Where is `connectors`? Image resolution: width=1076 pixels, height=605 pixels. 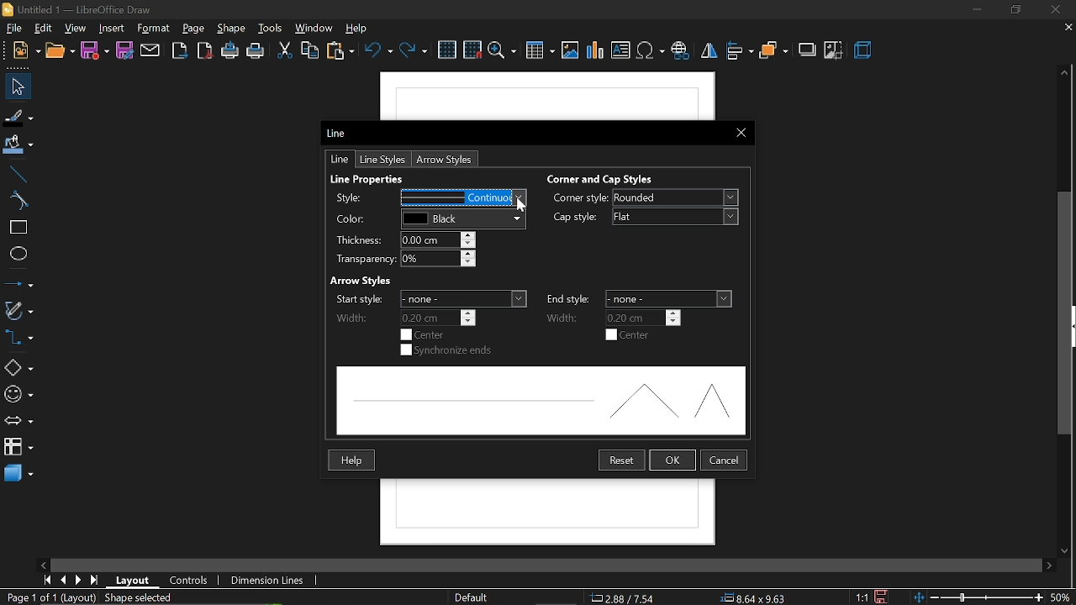 connectors is located at coordinates (20, 338).